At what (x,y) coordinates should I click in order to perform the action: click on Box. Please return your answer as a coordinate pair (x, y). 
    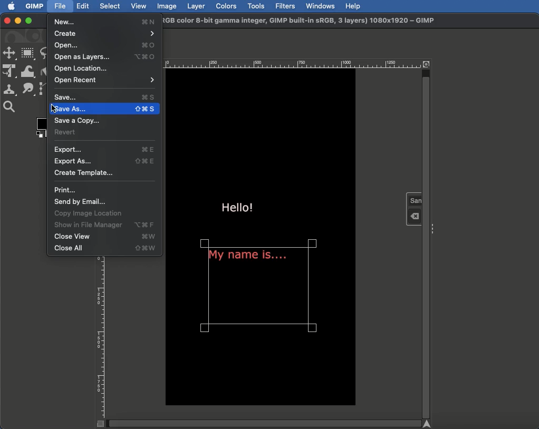
    Looking at the image, I should click on (40, 129).